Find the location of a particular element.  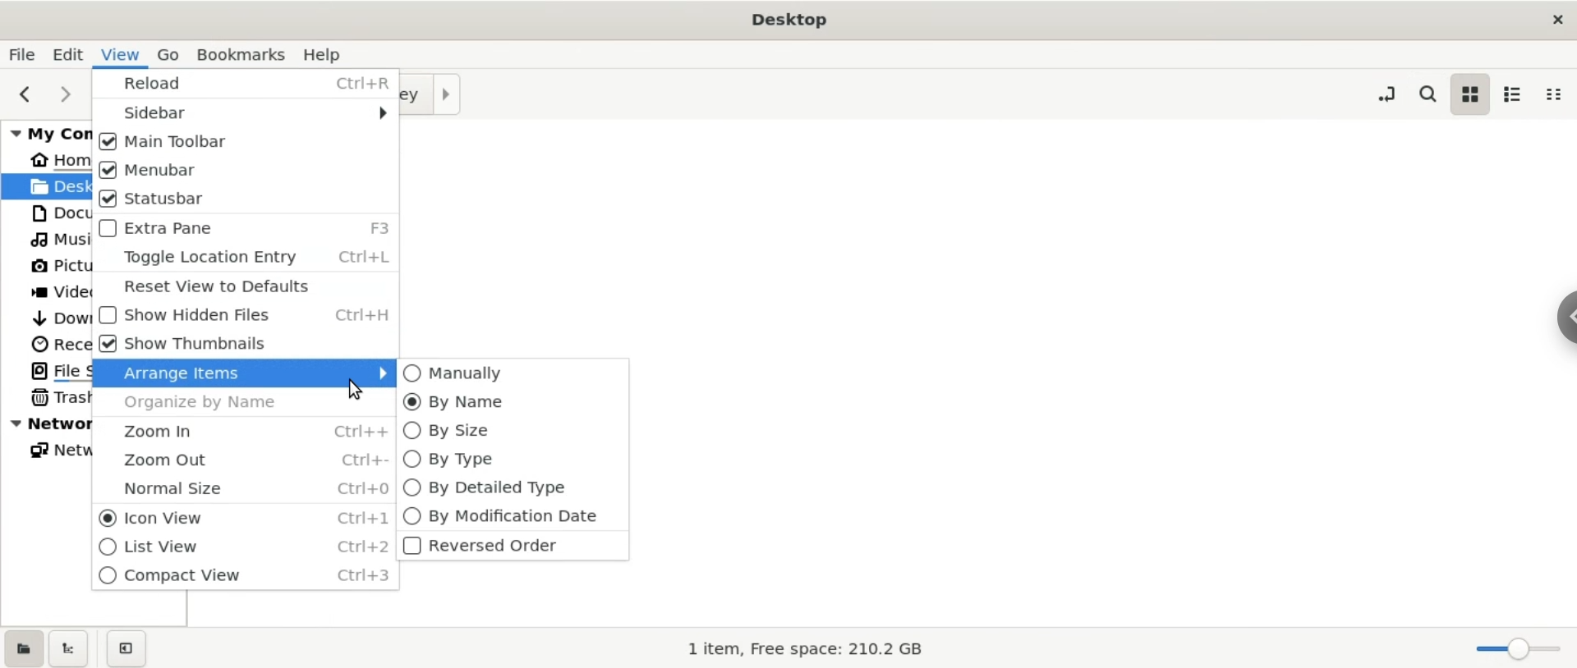

zoom out is located at coordinates (246, 461).